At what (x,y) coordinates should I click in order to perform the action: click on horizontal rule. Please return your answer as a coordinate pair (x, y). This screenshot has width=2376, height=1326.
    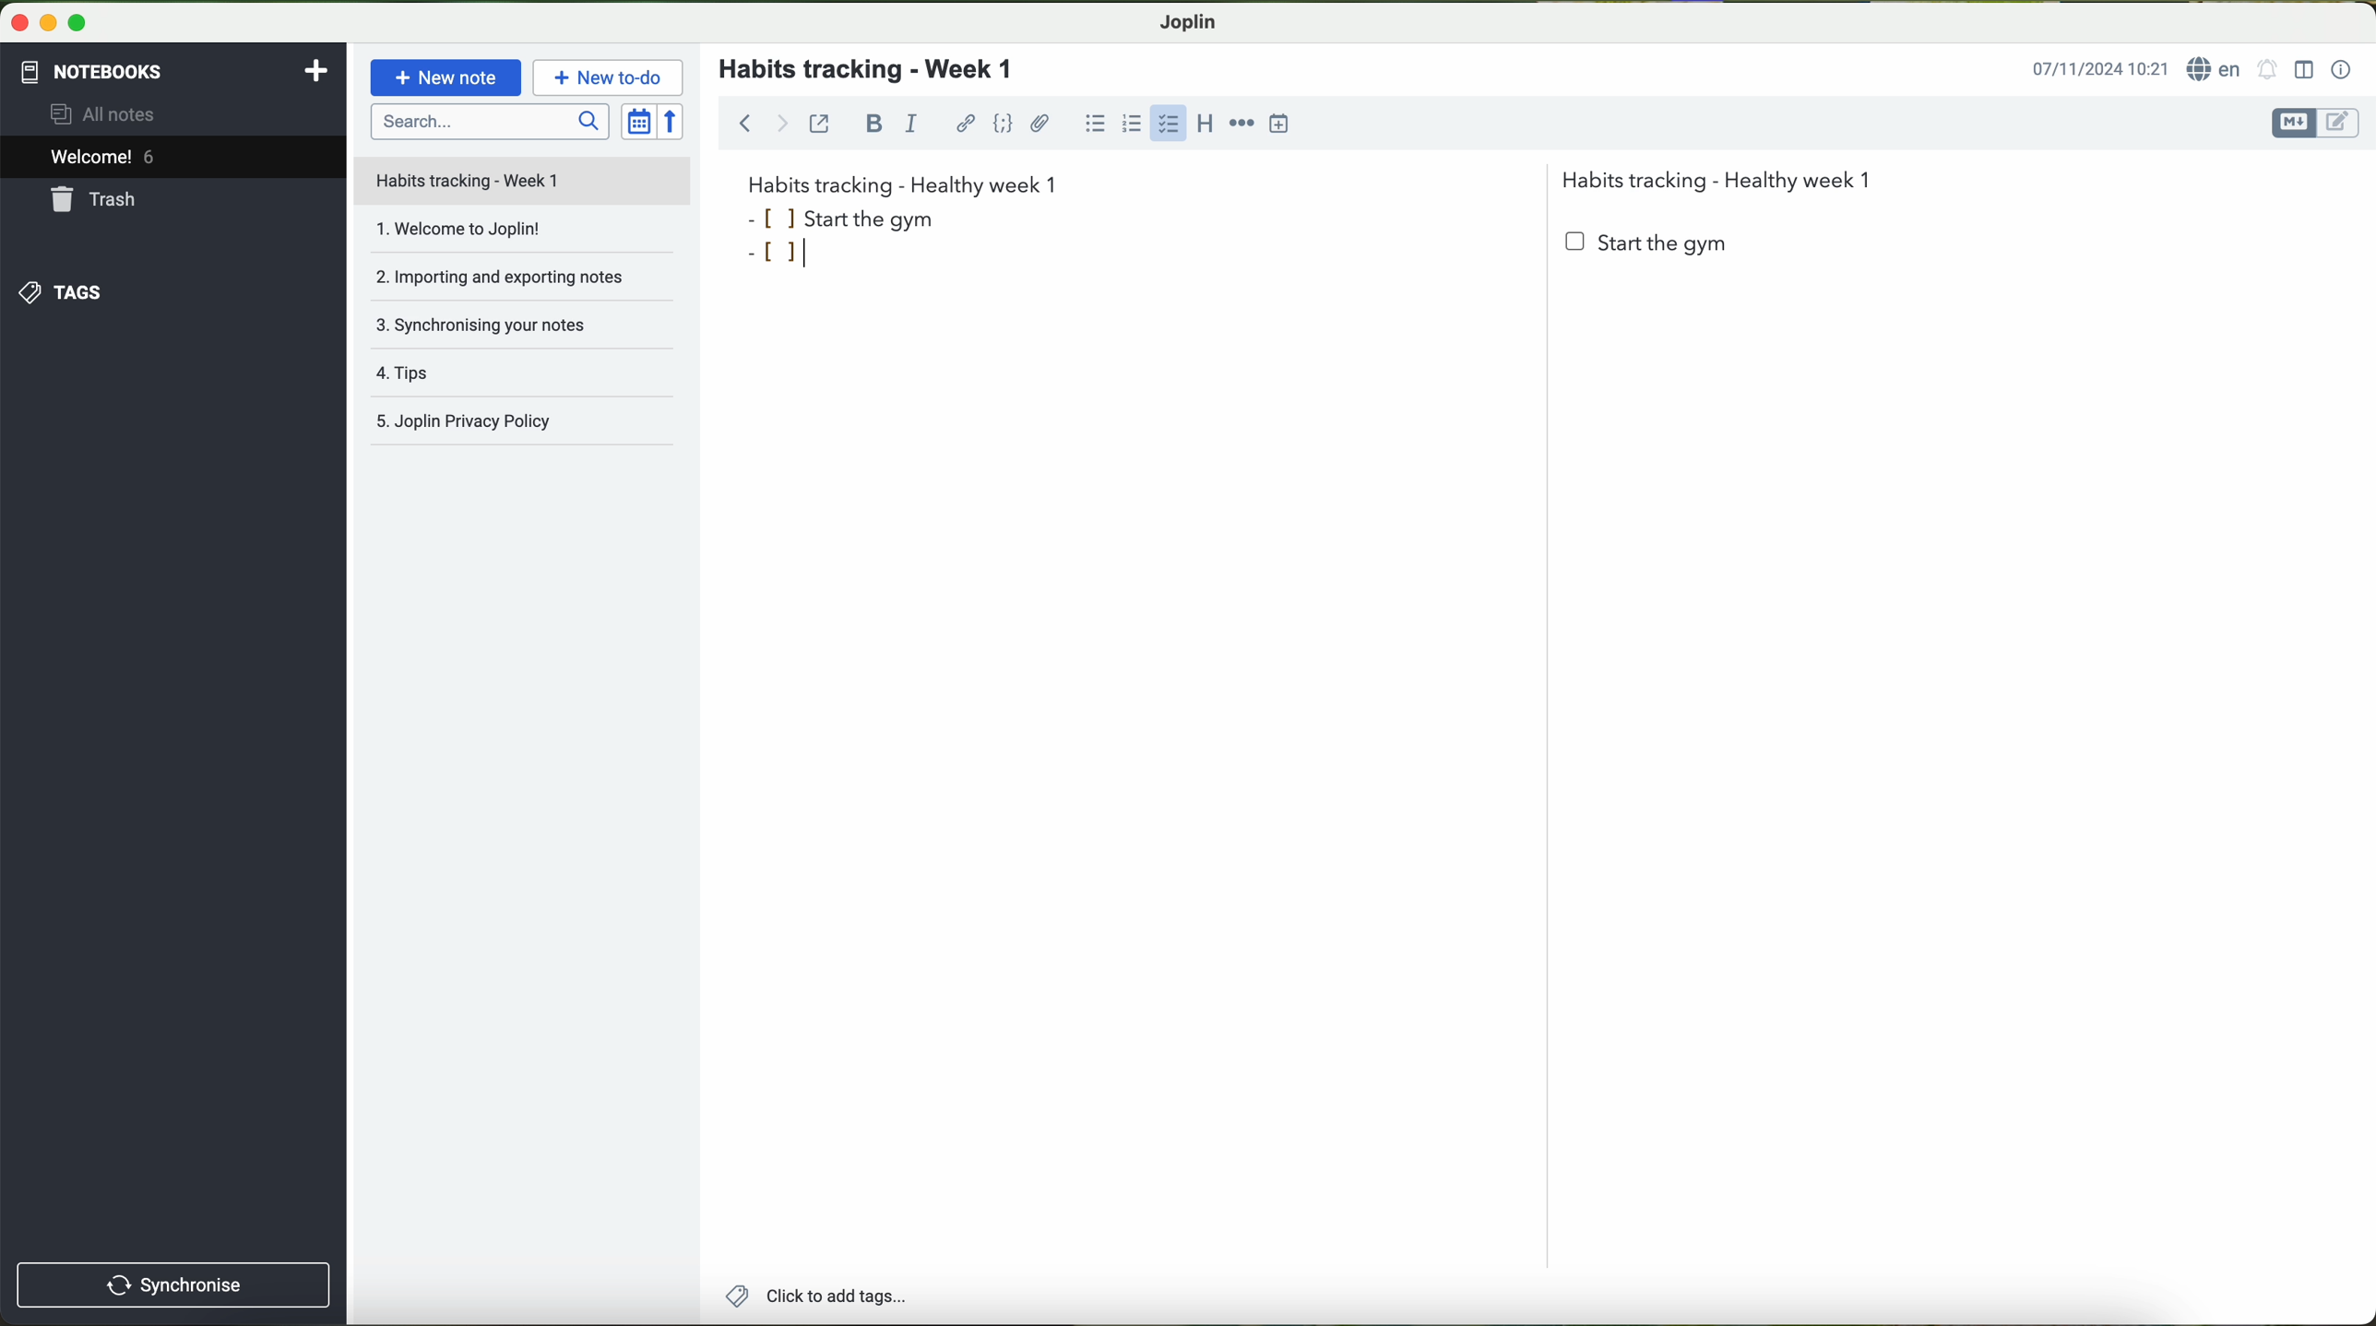
    Looking at the image, I should click on (1241, 124).